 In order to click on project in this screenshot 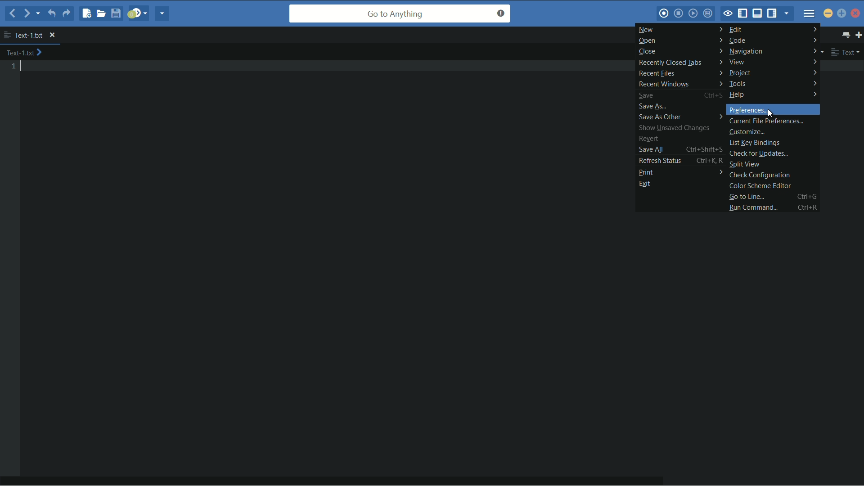, I will do `click(773, 73)`.